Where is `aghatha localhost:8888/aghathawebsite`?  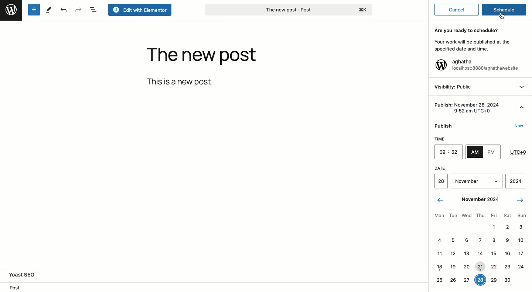 aghatha localhost:8888/aghathawebsite is located at coordinates (485, 66).